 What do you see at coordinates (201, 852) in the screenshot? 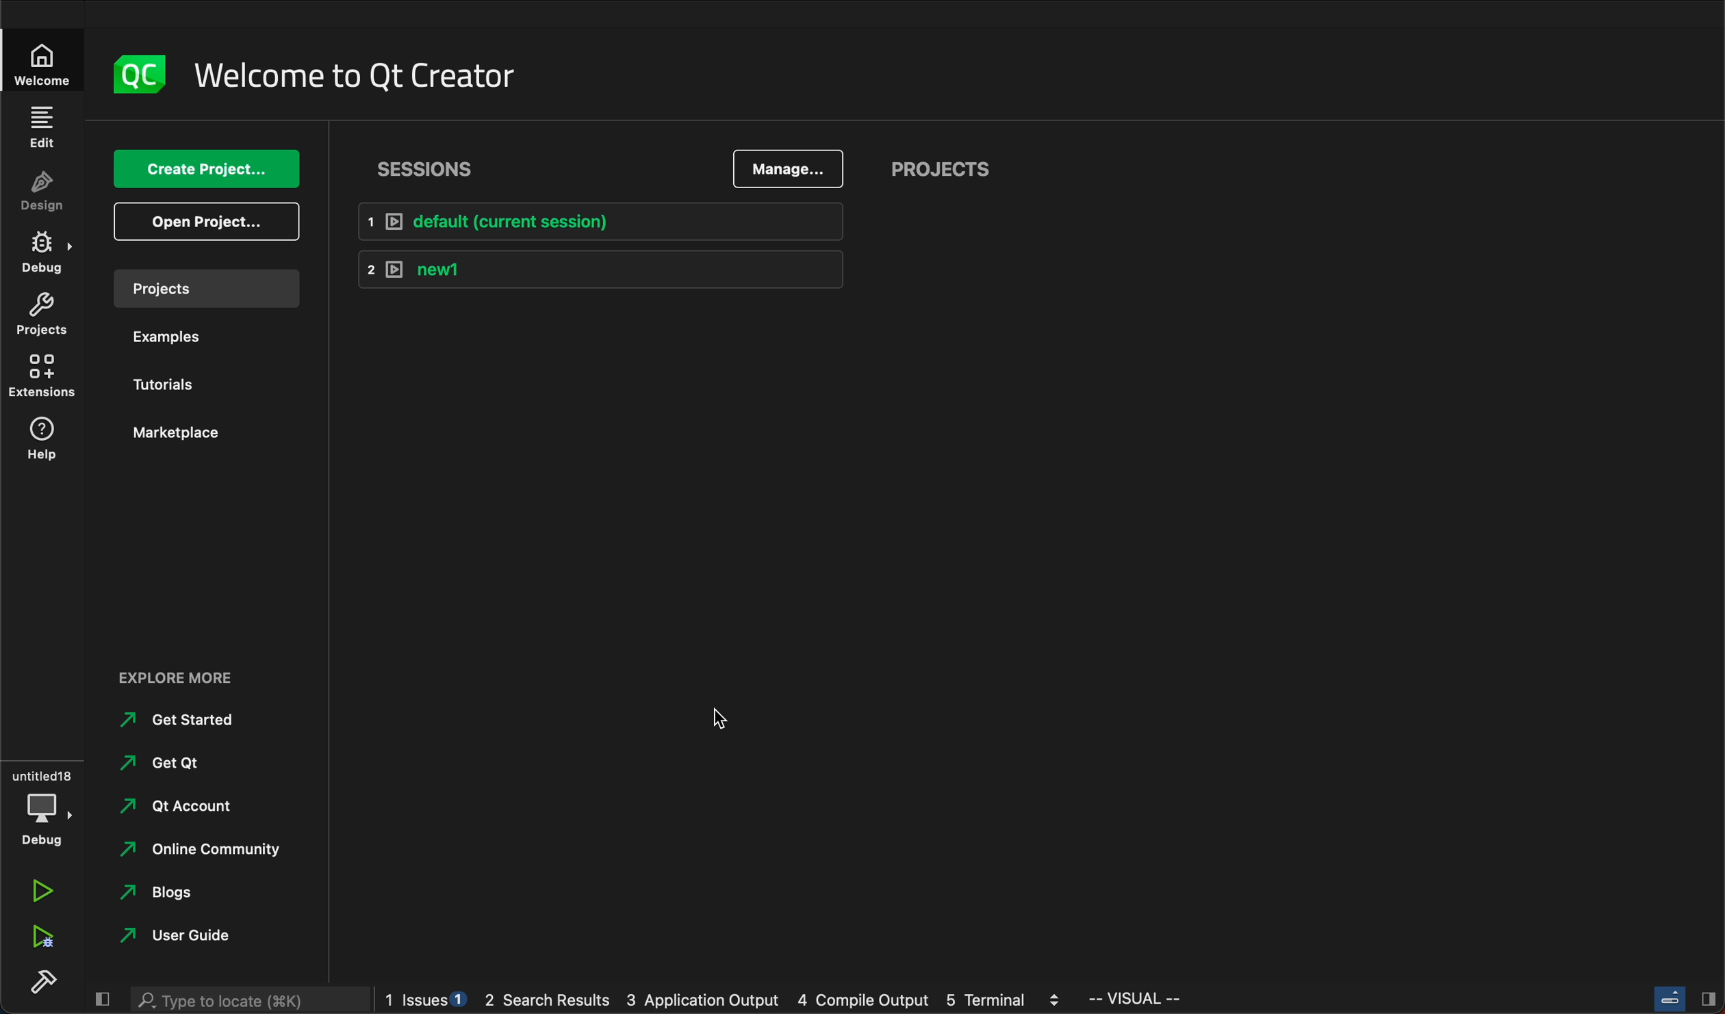
I see `community` at bounding box center [201, 852].